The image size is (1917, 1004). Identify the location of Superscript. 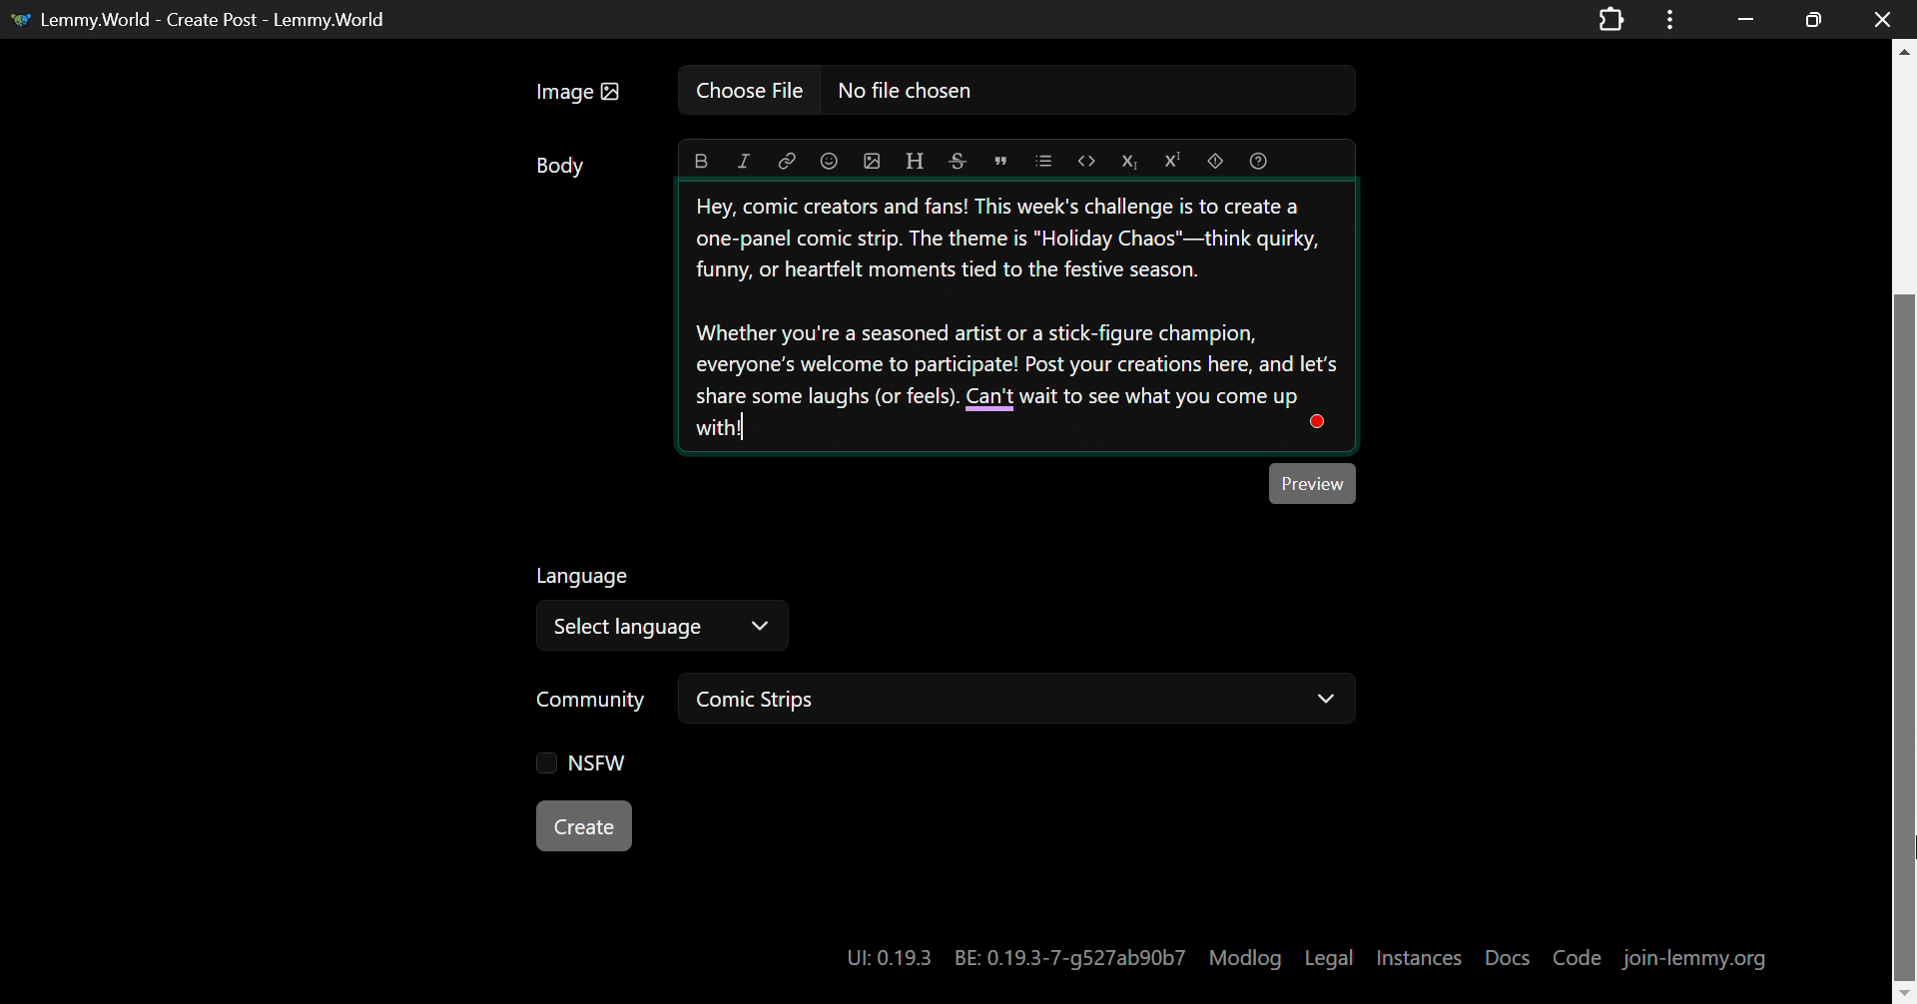
(1173, 159).